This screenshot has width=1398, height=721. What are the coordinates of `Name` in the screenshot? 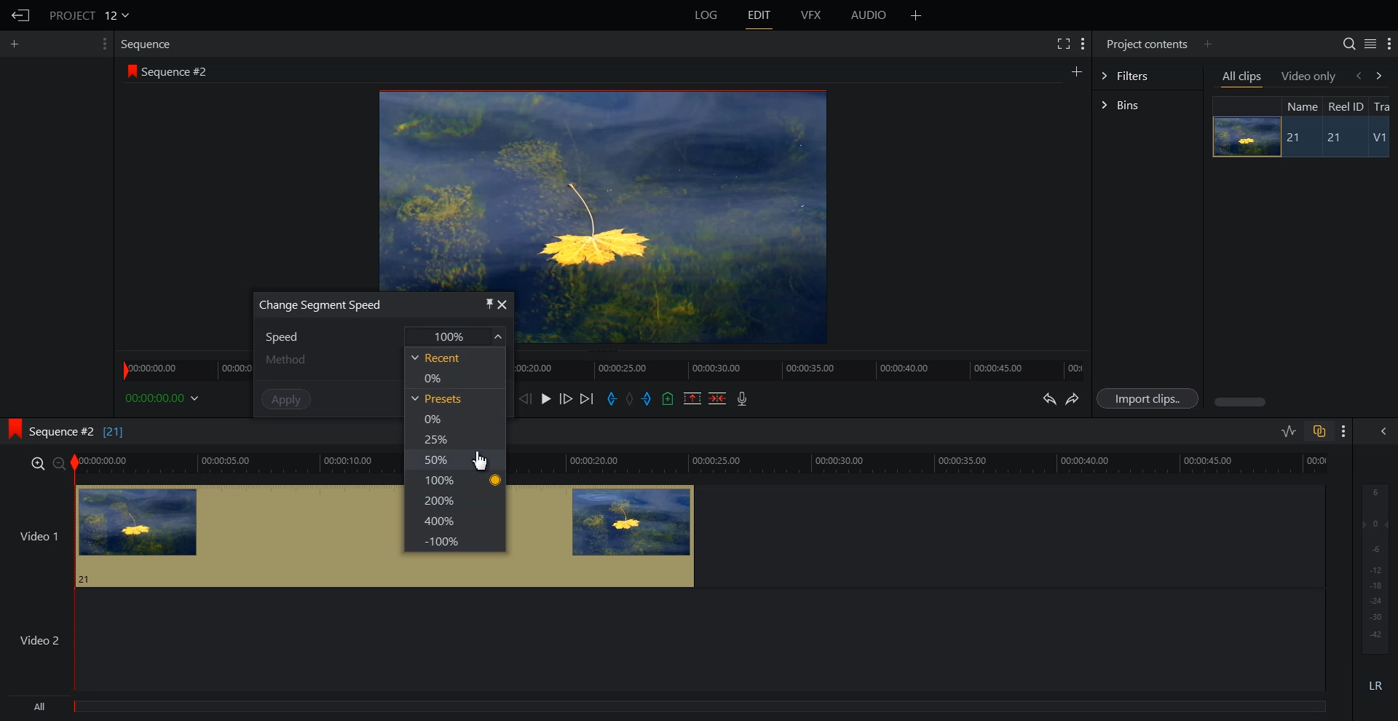 It's located at (1300, 106).